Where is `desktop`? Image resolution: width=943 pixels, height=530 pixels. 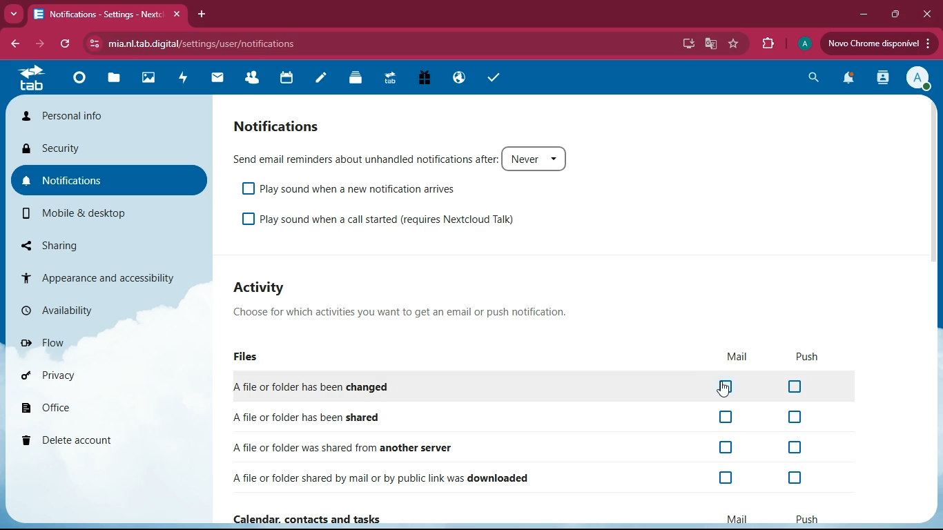
desktop is located at coordinates (691, 43).